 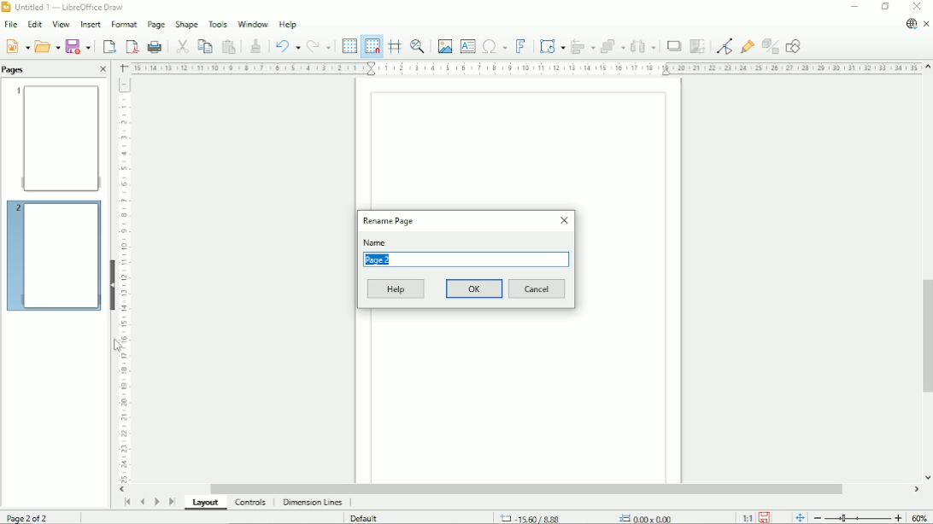 I want to click on Format, so click(x=123, y=25).